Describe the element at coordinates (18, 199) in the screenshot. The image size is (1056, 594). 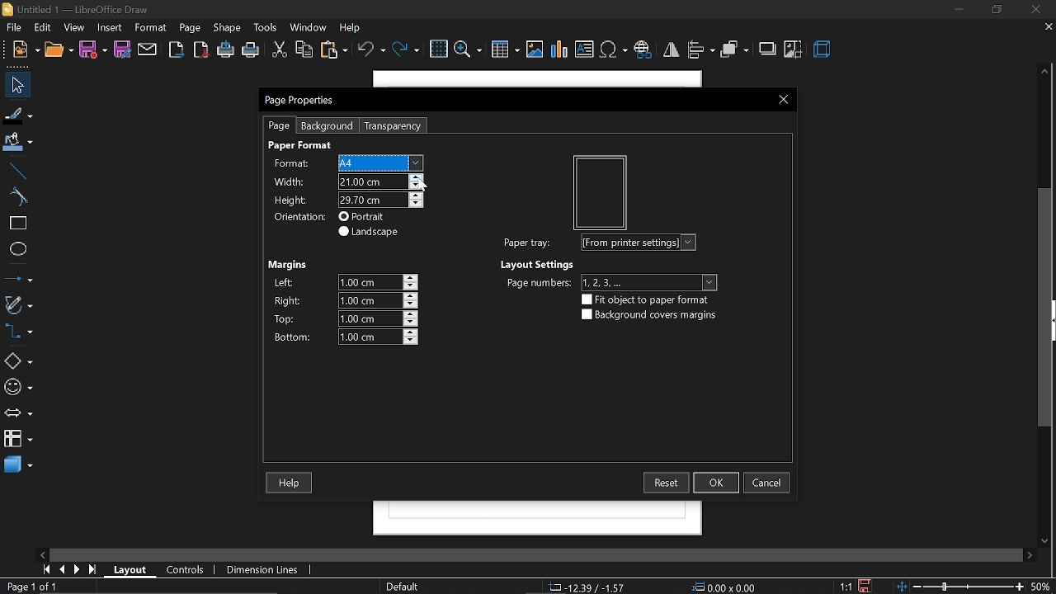
I see `curves` at that location.